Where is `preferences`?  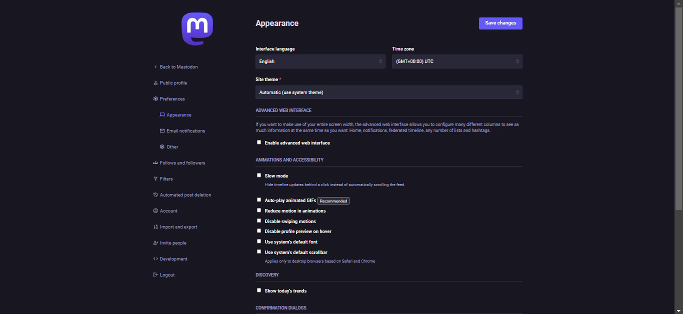
preferences is located at coordinates (172, 99).